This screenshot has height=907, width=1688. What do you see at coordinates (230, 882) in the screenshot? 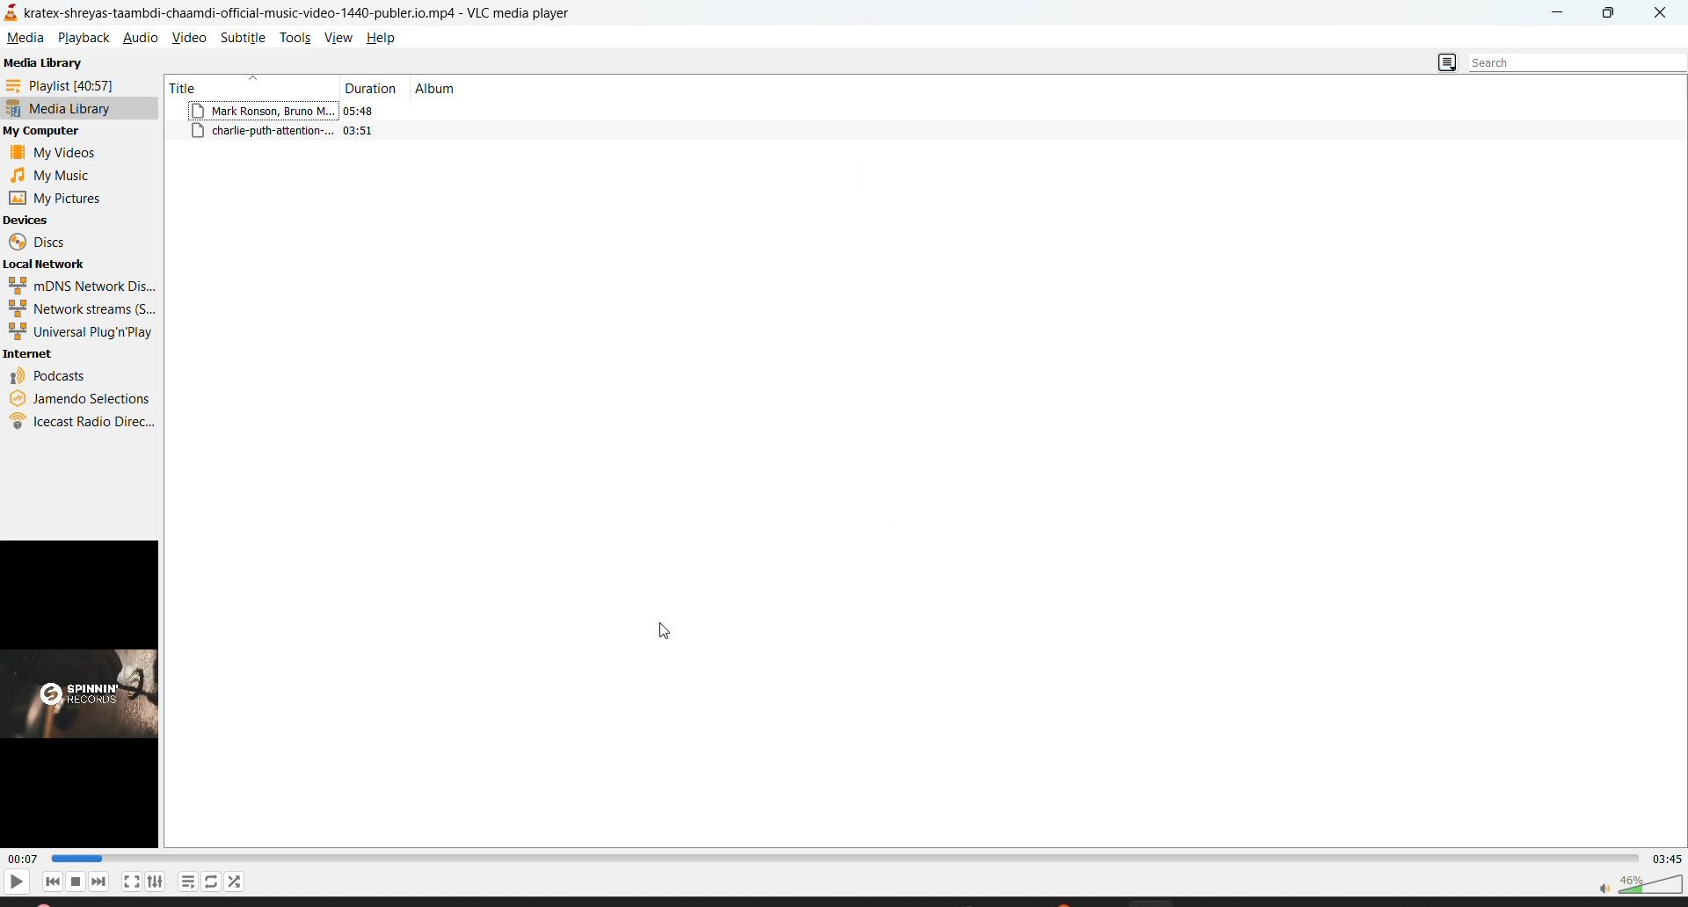
I see `random` at bounding box center [230, 882].